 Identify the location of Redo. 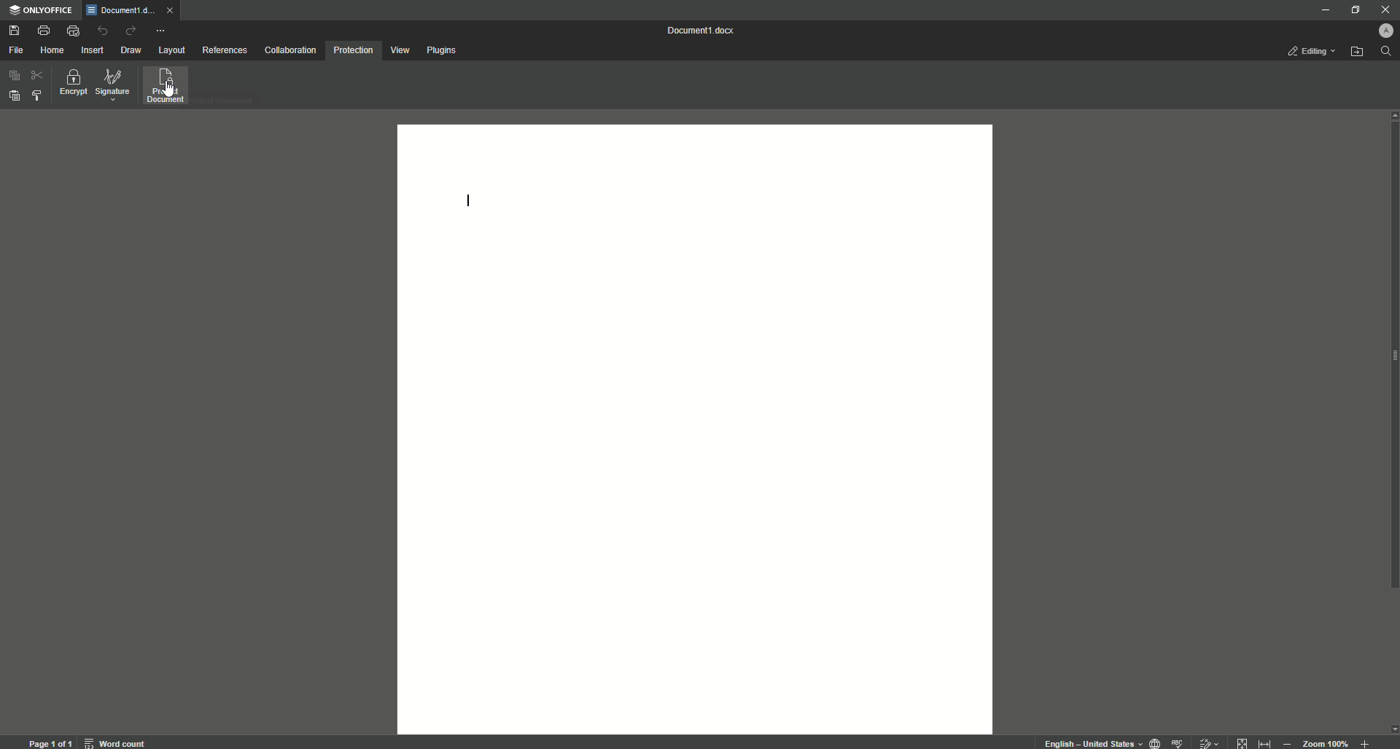
(130, 30).